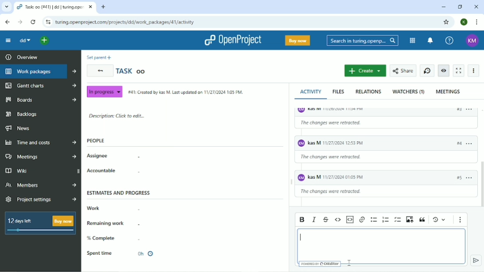  Describe the element at coordinates (312, 92) in the screenshot. I see `Activity` at that location.